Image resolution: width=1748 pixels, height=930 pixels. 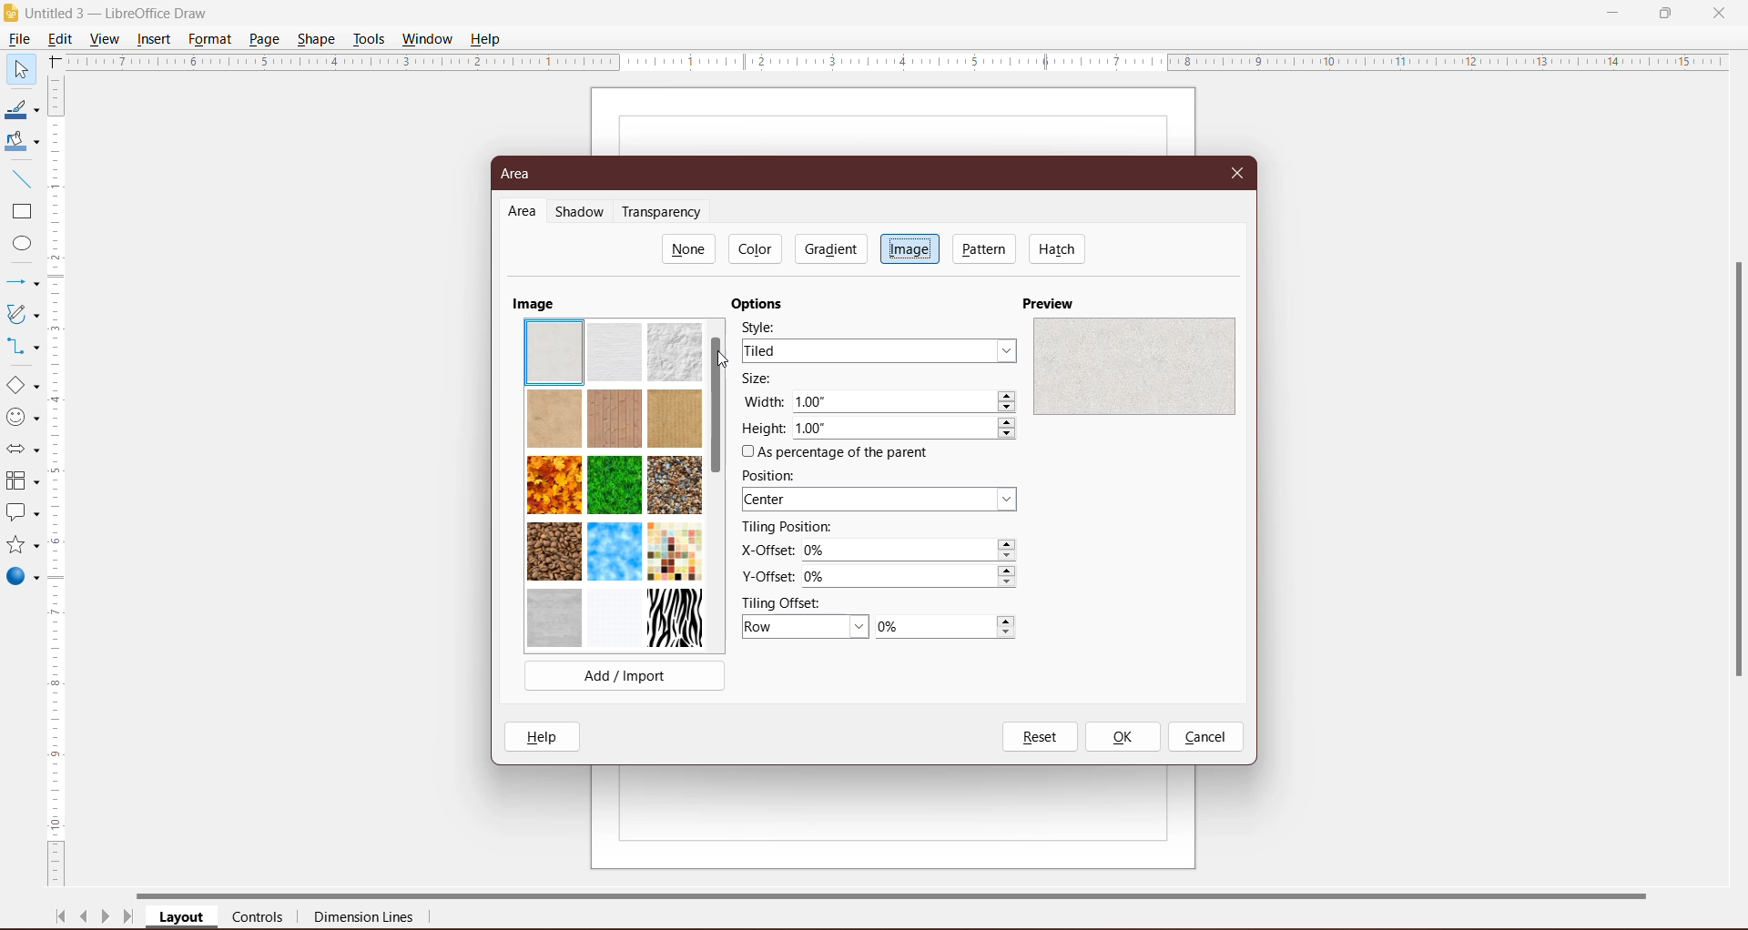 What do you see at coordinates (522, 174) in the screenshot?
I see `Area` at bounding box center [522, 174].